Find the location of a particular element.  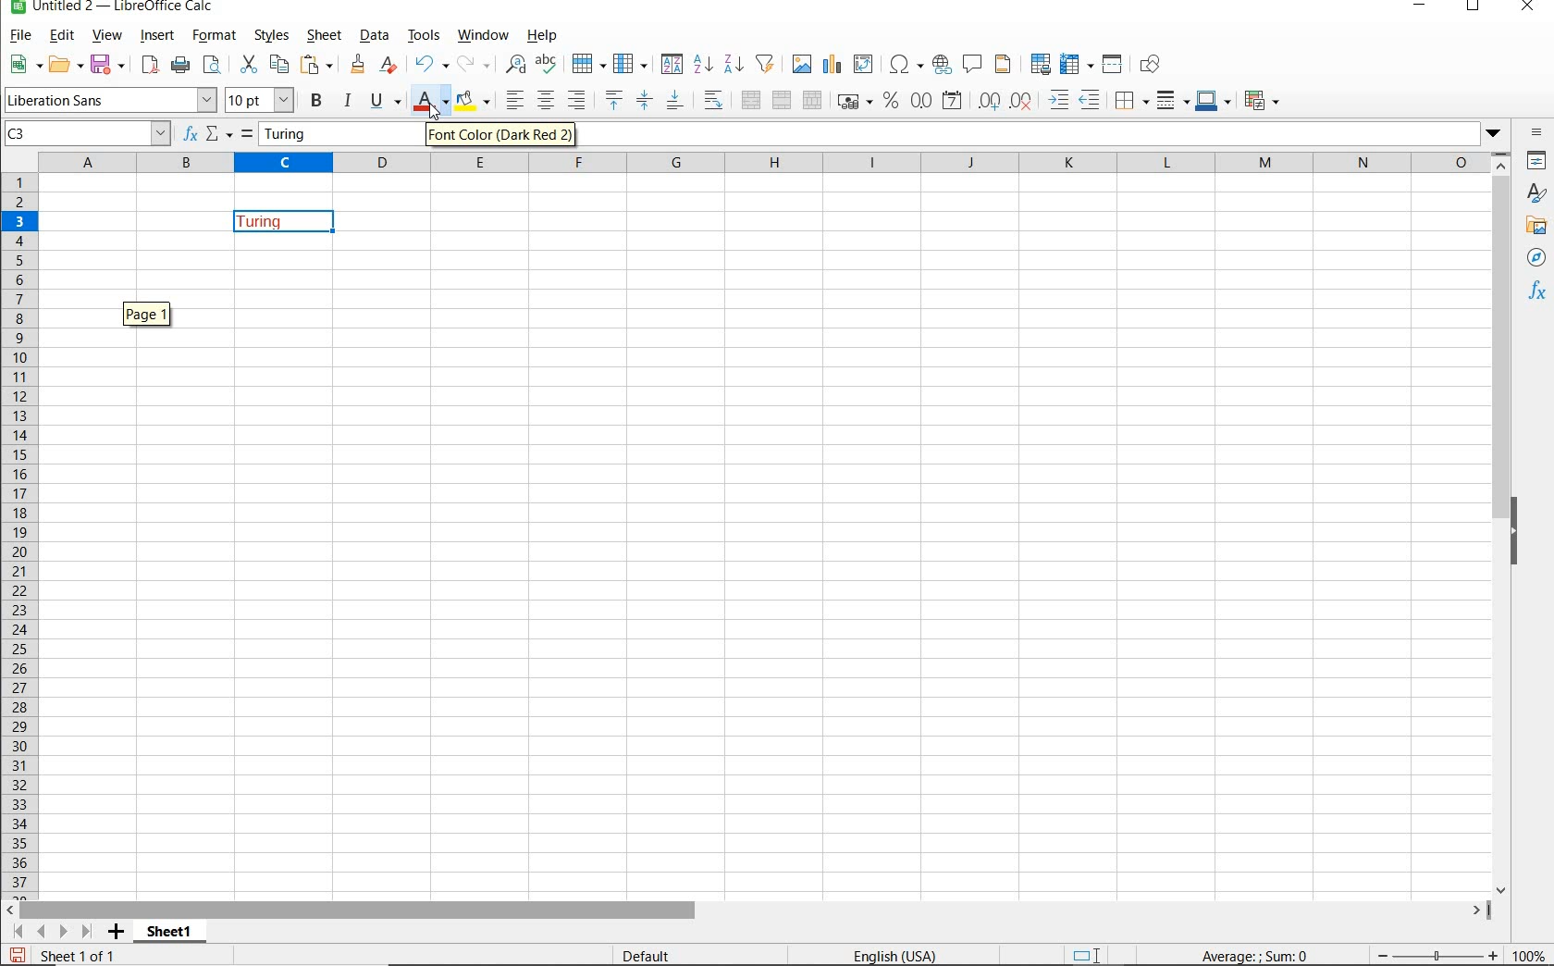

SELECT FUNCTION is located at coordinates (219, 136).